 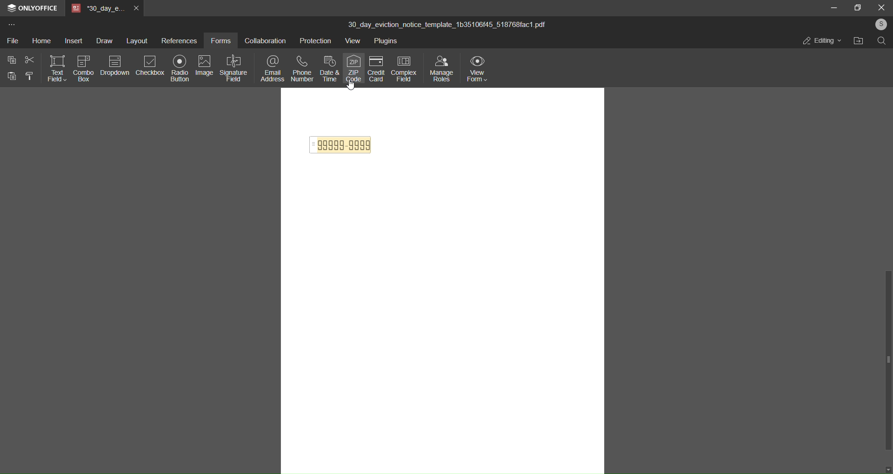 I want to click on protection, so click(x=317, y=41).